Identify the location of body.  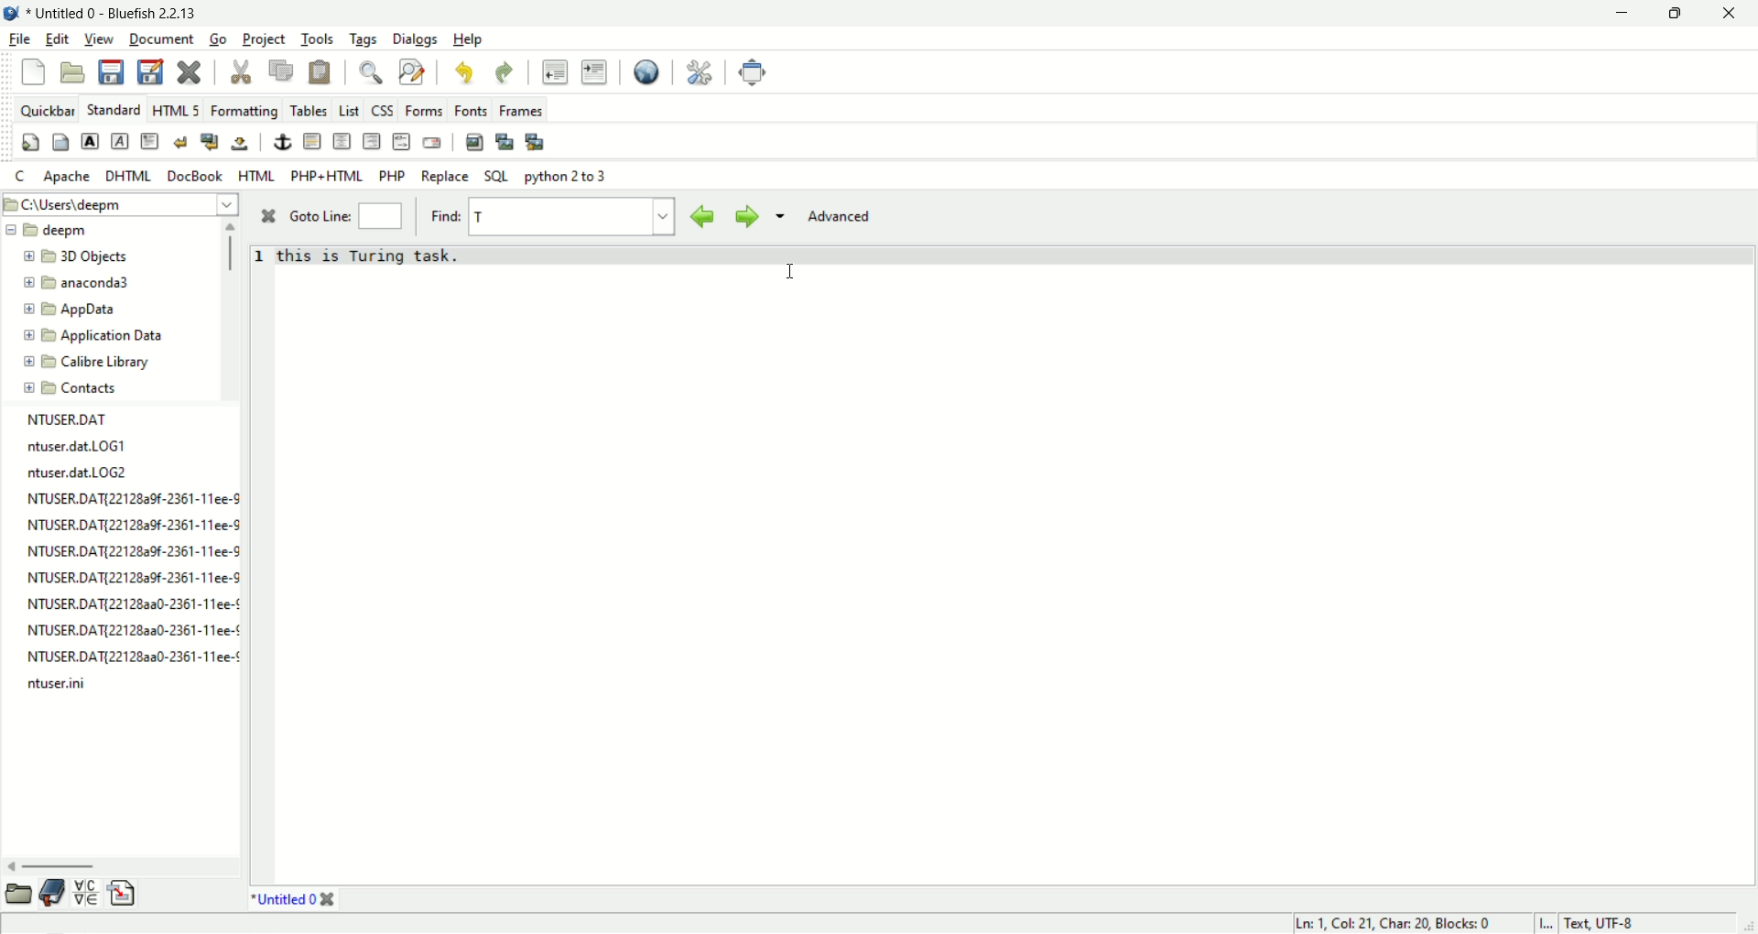
(61, 141).